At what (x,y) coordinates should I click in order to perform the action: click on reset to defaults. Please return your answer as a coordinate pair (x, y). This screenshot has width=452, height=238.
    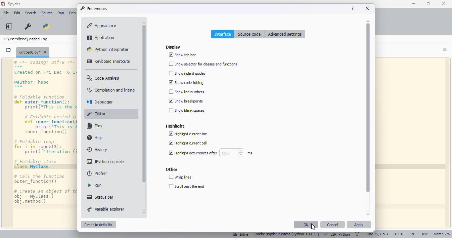
    Looking at the image, I should click on (99, 224).